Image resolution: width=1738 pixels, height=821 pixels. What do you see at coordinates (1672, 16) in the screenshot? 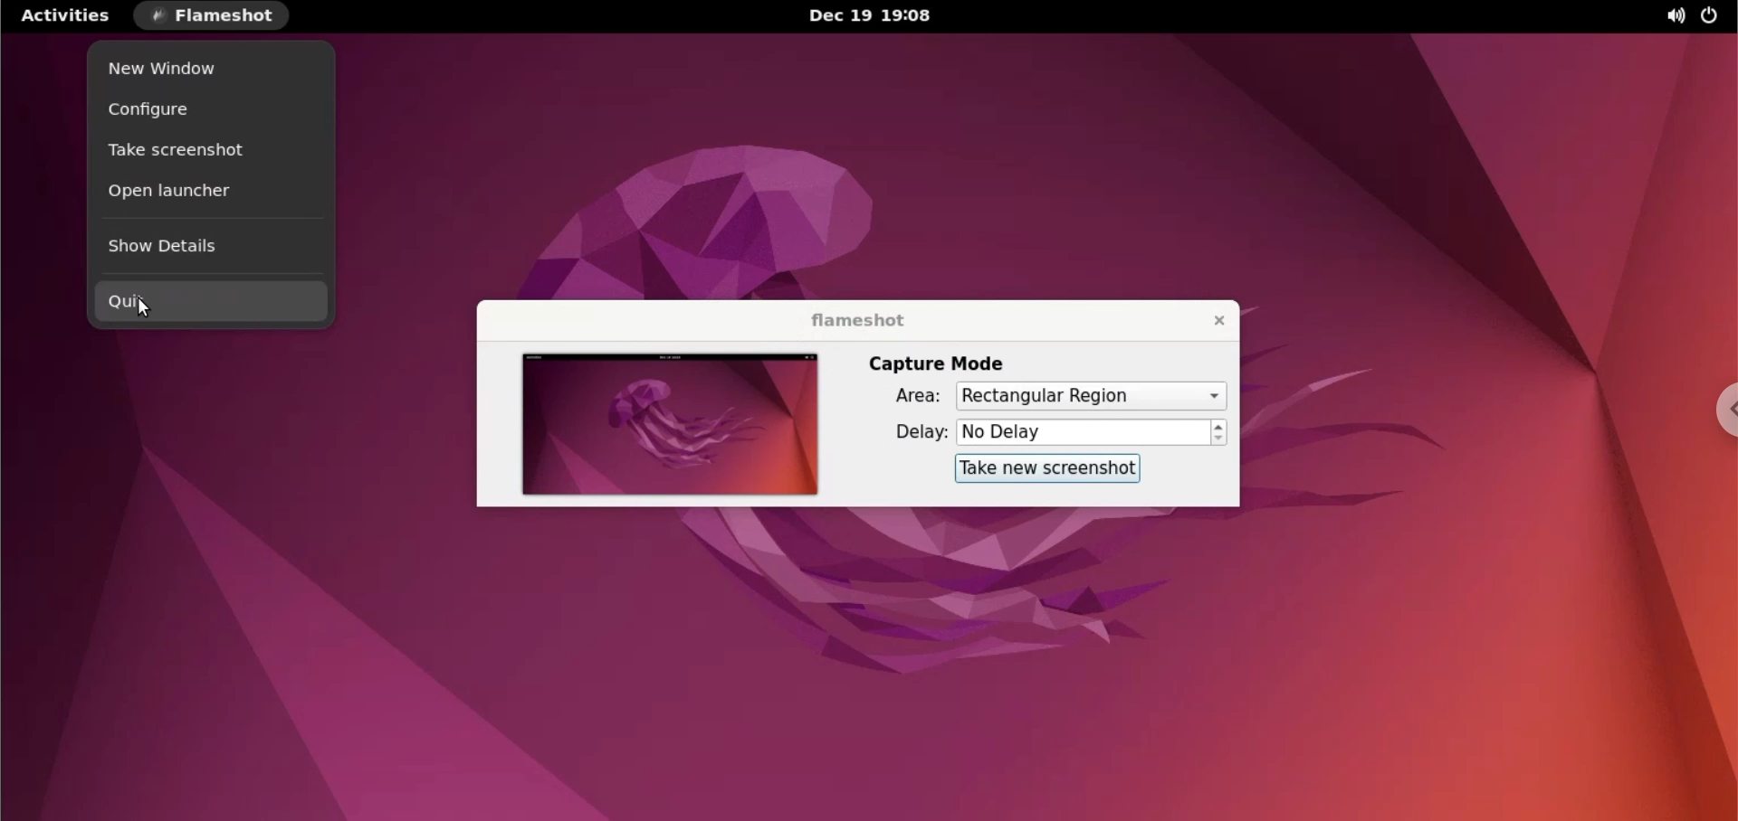
I see `sound options` at bounding box center [1672, 16].